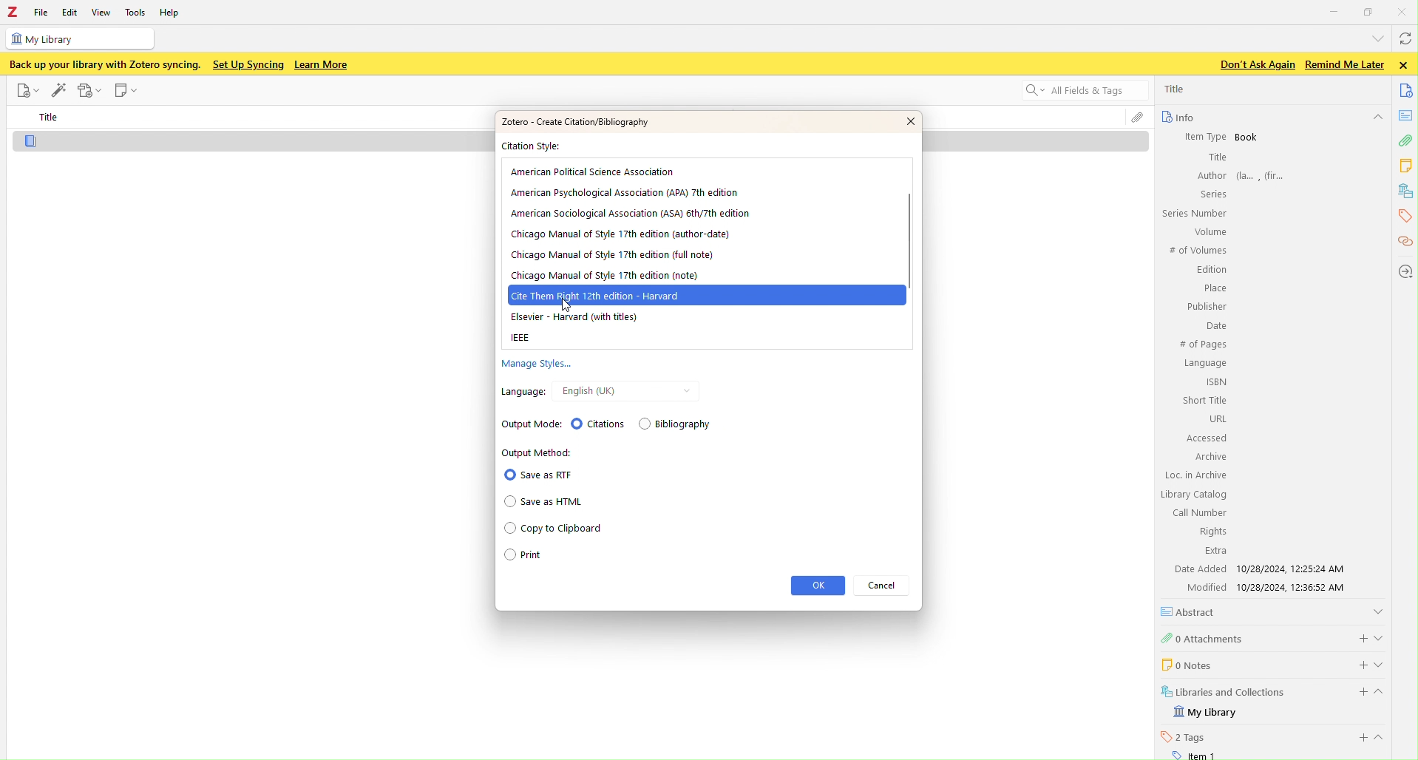  What do you see at coordinates (1210, 531) in the screenshot?
I see `Rights` at bounding box center [1210, 531].